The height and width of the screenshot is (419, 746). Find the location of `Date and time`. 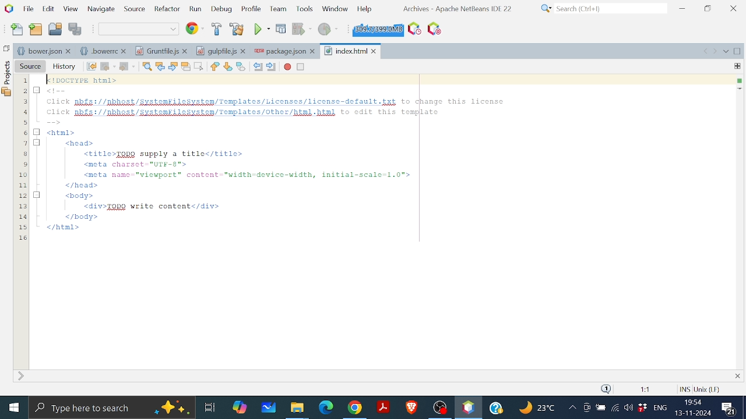

Date and time is located at coordinates (692, 407).